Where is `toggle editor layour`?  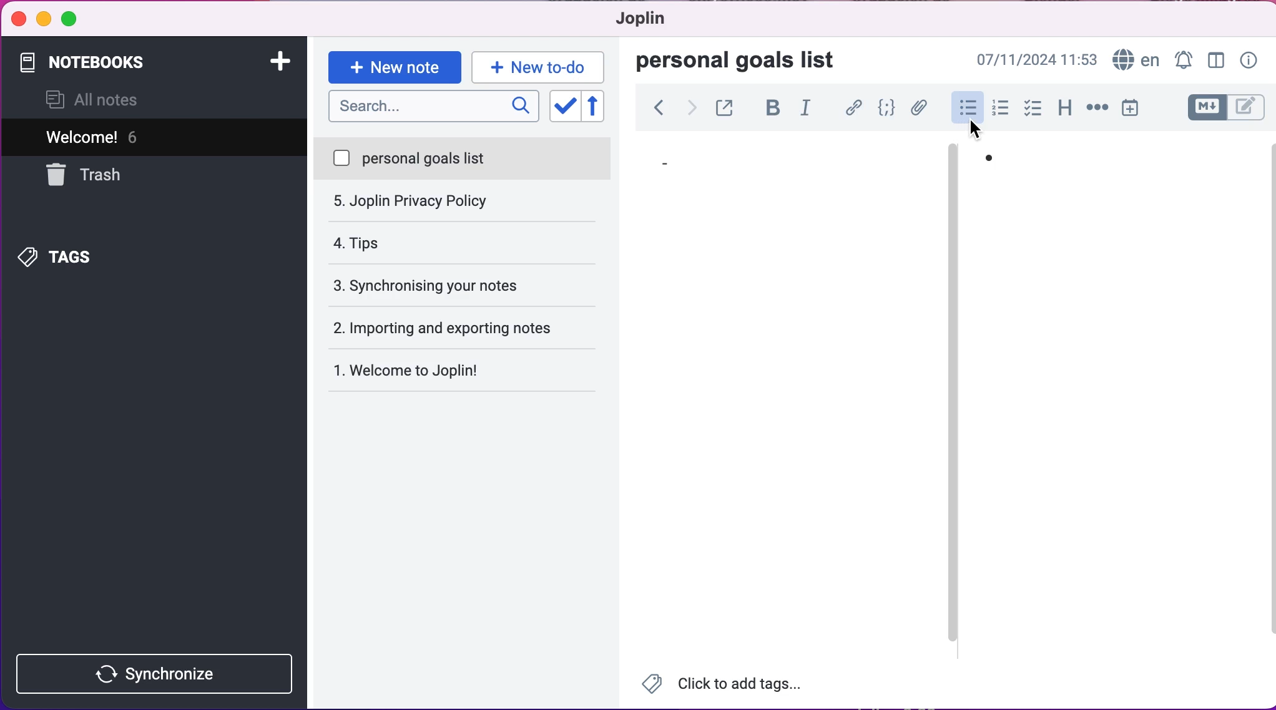 toggle editor layour is located at coordinates (1215, 58).